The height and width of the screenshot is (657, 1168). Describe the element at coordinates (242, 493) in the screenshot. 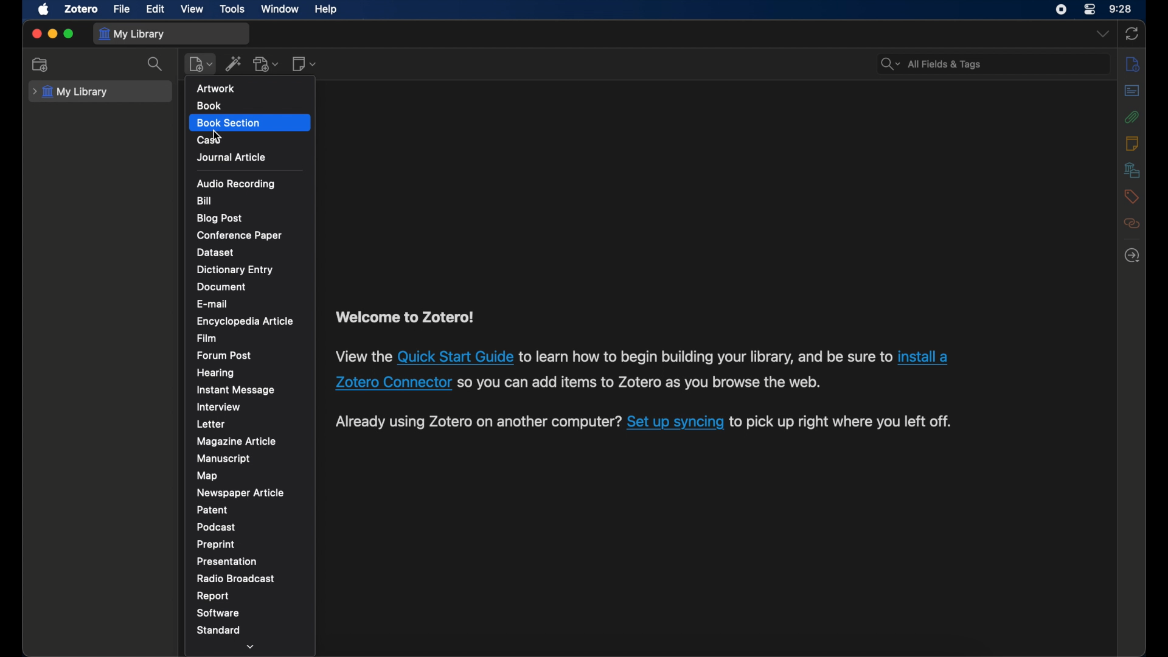

I see `newspaper article` at that location.